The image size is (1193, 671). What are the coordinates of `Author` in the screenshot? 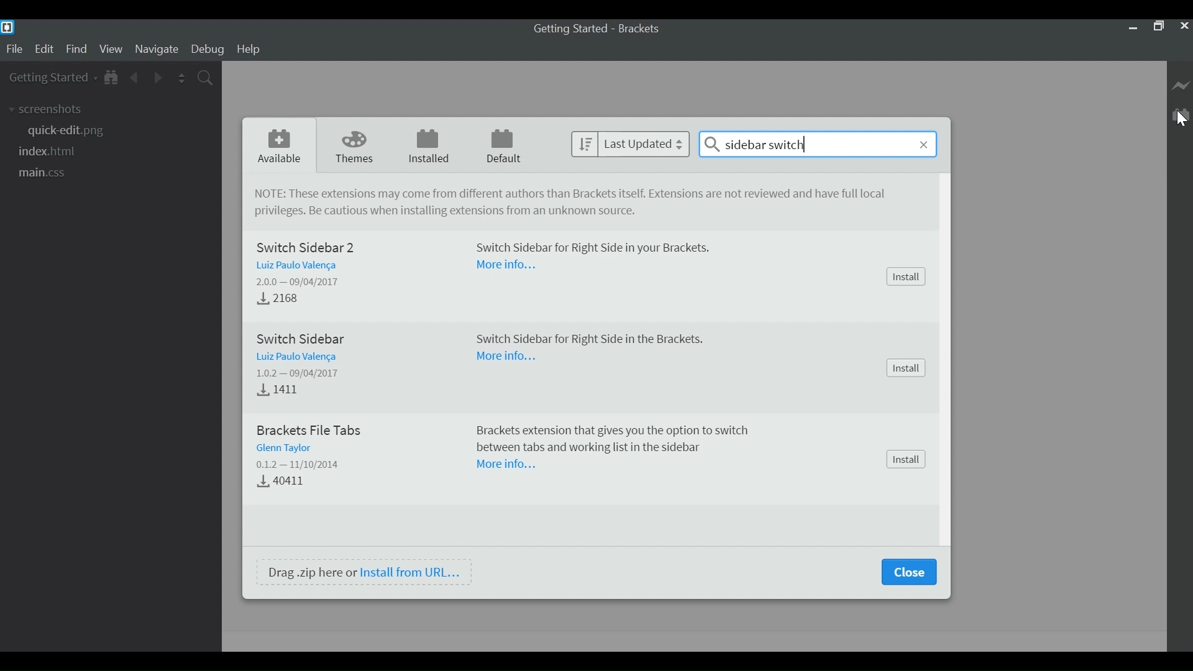 It's located at (303, 265).